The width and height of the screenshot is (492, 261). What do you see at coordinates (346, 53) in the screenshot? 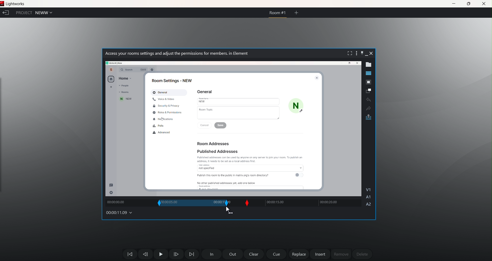
I see `fullscreen` at bounding box center [346, 53].